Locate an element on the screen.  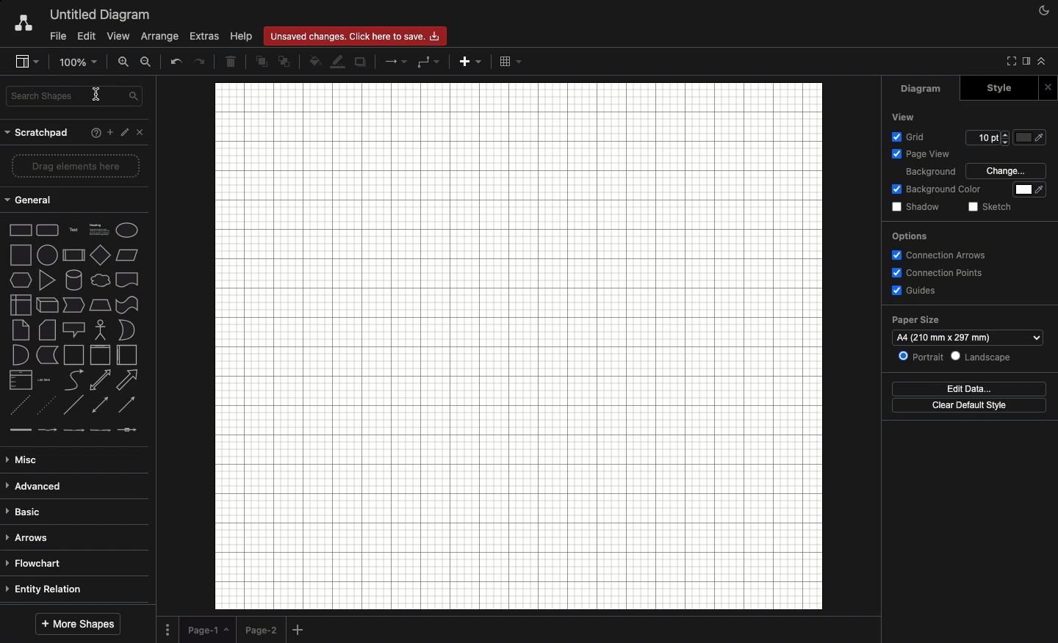
text cursor is located at coordinates (98, 95).